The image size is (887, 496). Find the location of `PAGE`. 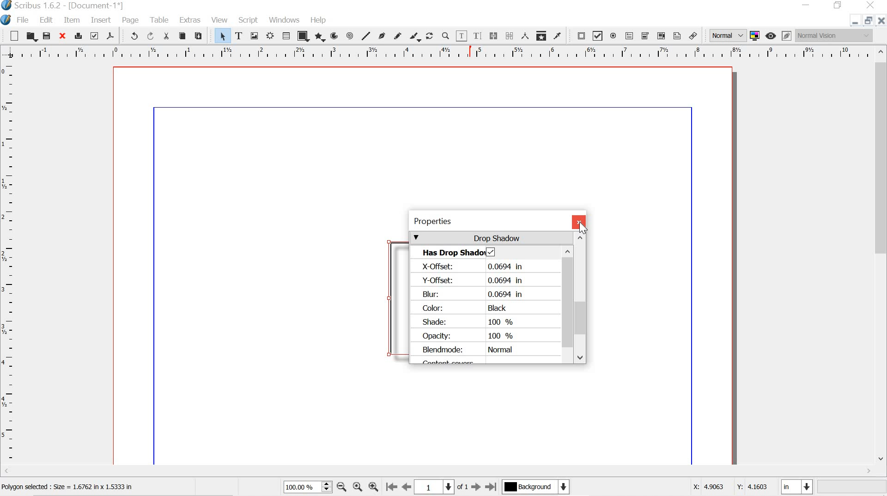

PAGE is located at coordinates (131, 20).